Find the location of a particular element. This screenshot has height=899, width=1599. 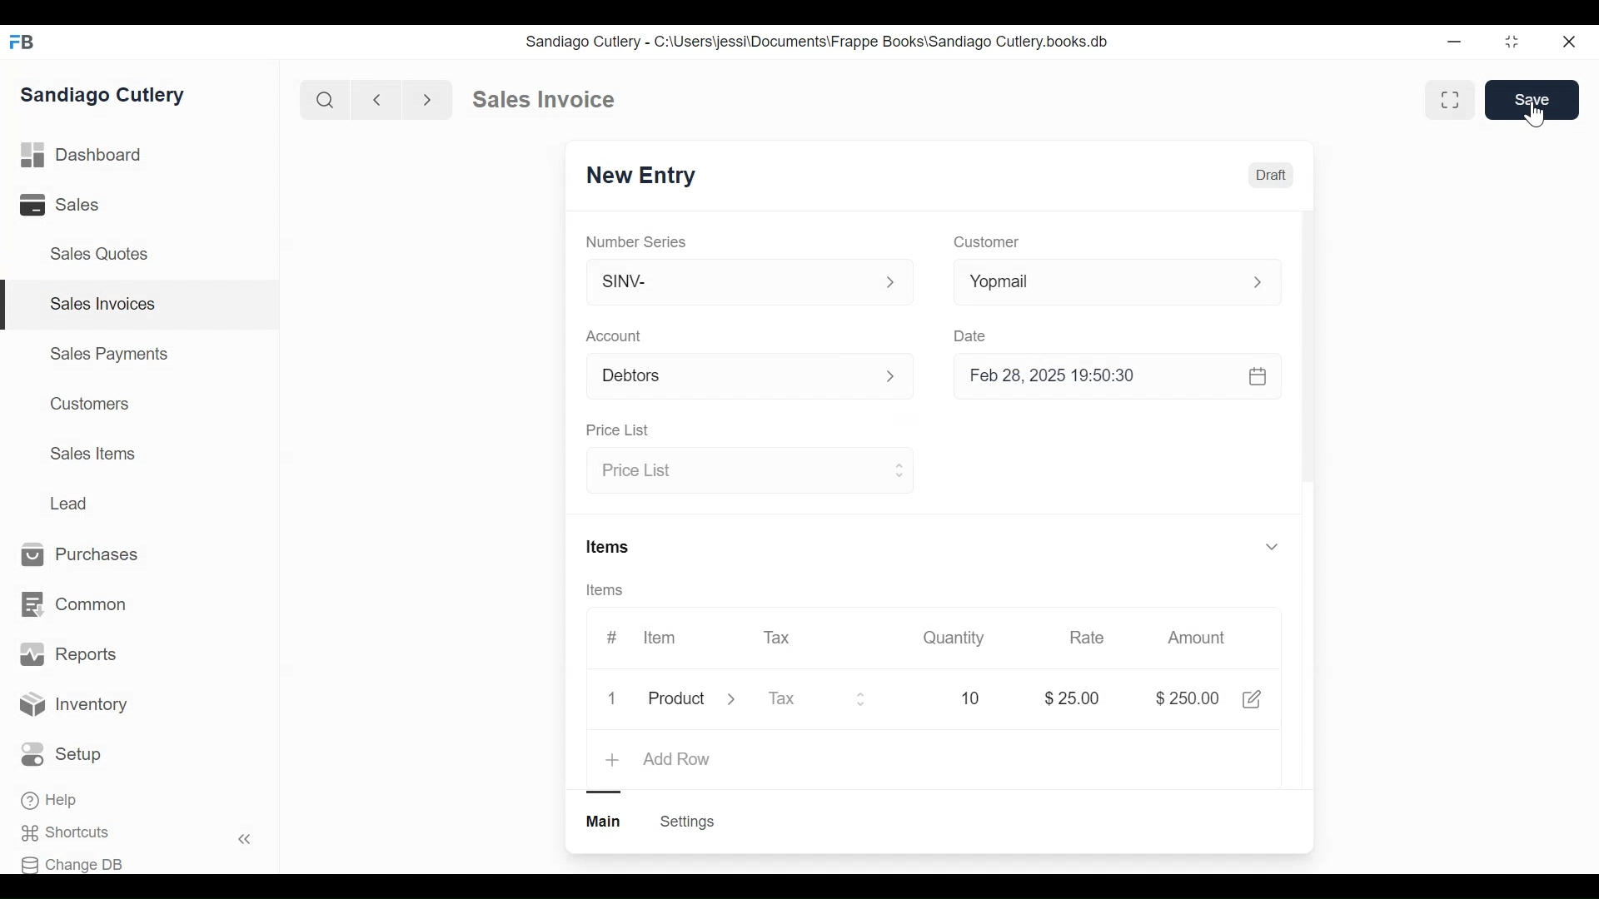

forward is located at coordinates (428, 98).